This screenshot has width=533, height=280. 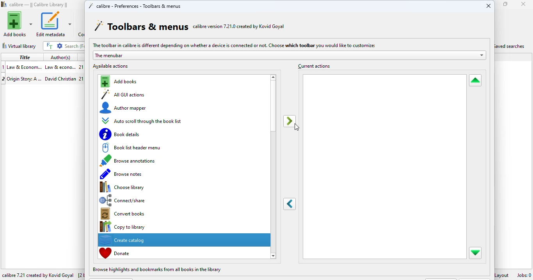 I want to click on calibre version 7.21.0 created by Kovid Goyal, so click(x=239, y=26).